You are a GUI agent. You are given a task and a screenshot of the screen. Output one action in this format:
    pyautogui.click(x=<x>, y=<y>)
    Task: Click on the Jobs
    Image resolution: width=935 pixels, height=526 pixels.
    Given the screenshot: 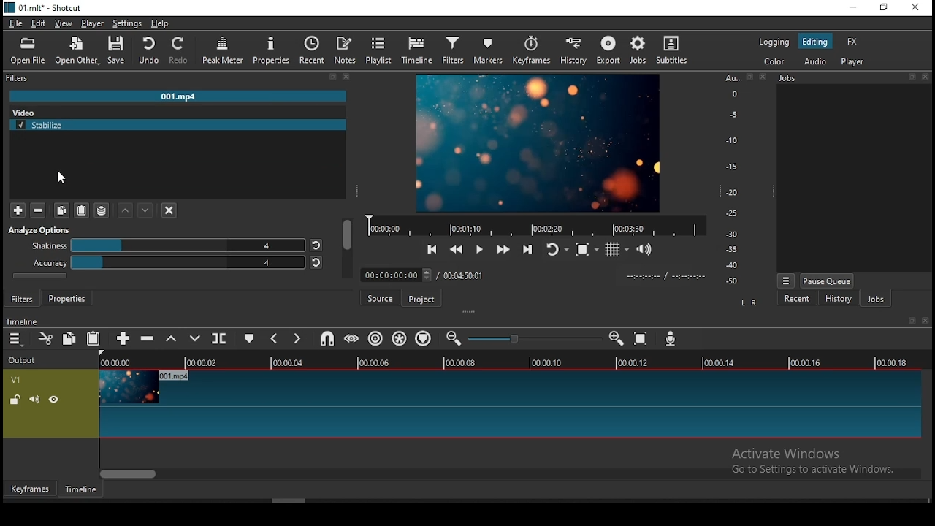 What is the action you would take?
    pyautogui.click(x=638, y=50)
    